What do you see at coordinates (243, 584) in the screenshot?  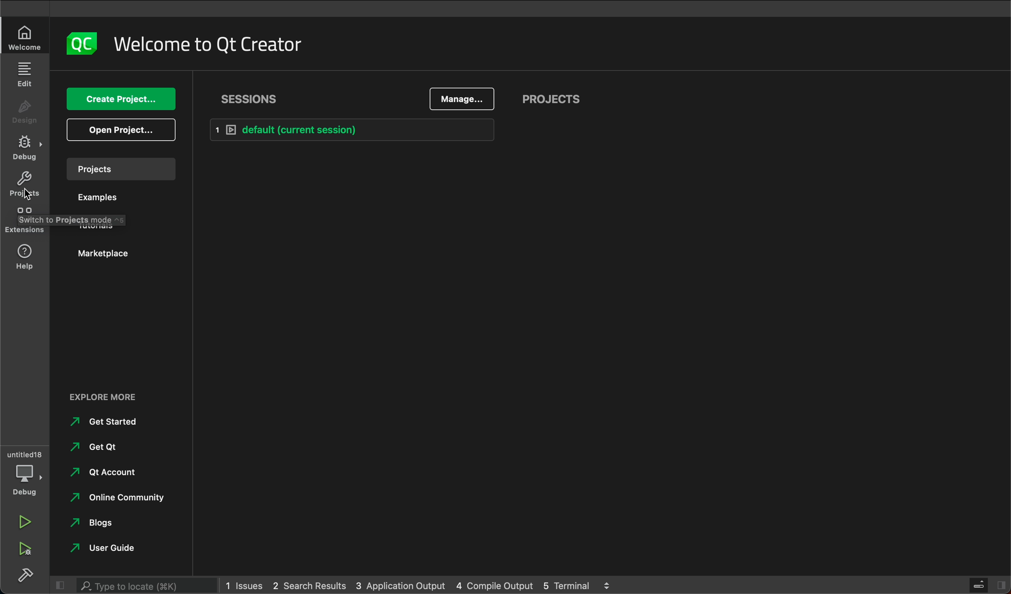 I see `1 Issues` at bounding box center [243, 584].